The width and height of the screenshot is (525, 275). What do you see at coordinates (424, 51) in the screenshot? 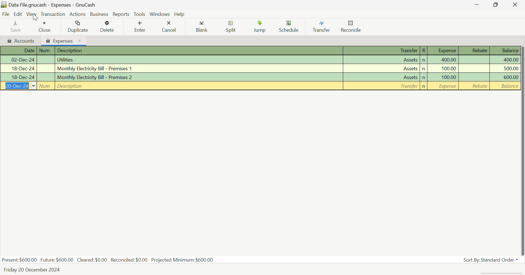
I see `R` at bounding box center [424, 51].